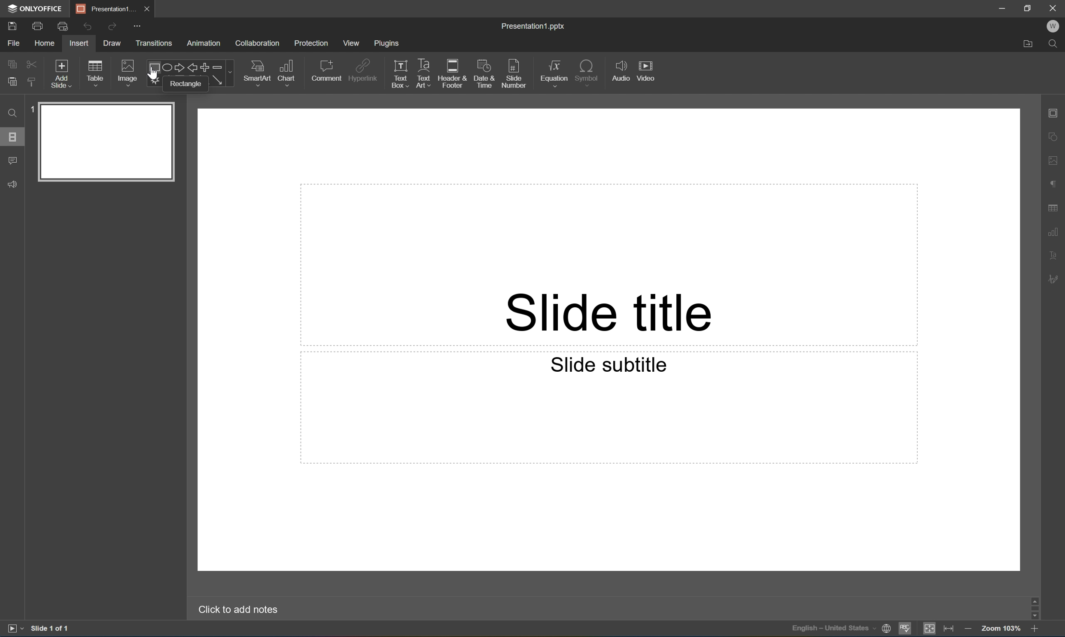 This screenshot has width=1065, height=637. What do you see at coordinates (241, 610) in the screenshot?
I see `Click to add notes` at bounding box center [241, 610].